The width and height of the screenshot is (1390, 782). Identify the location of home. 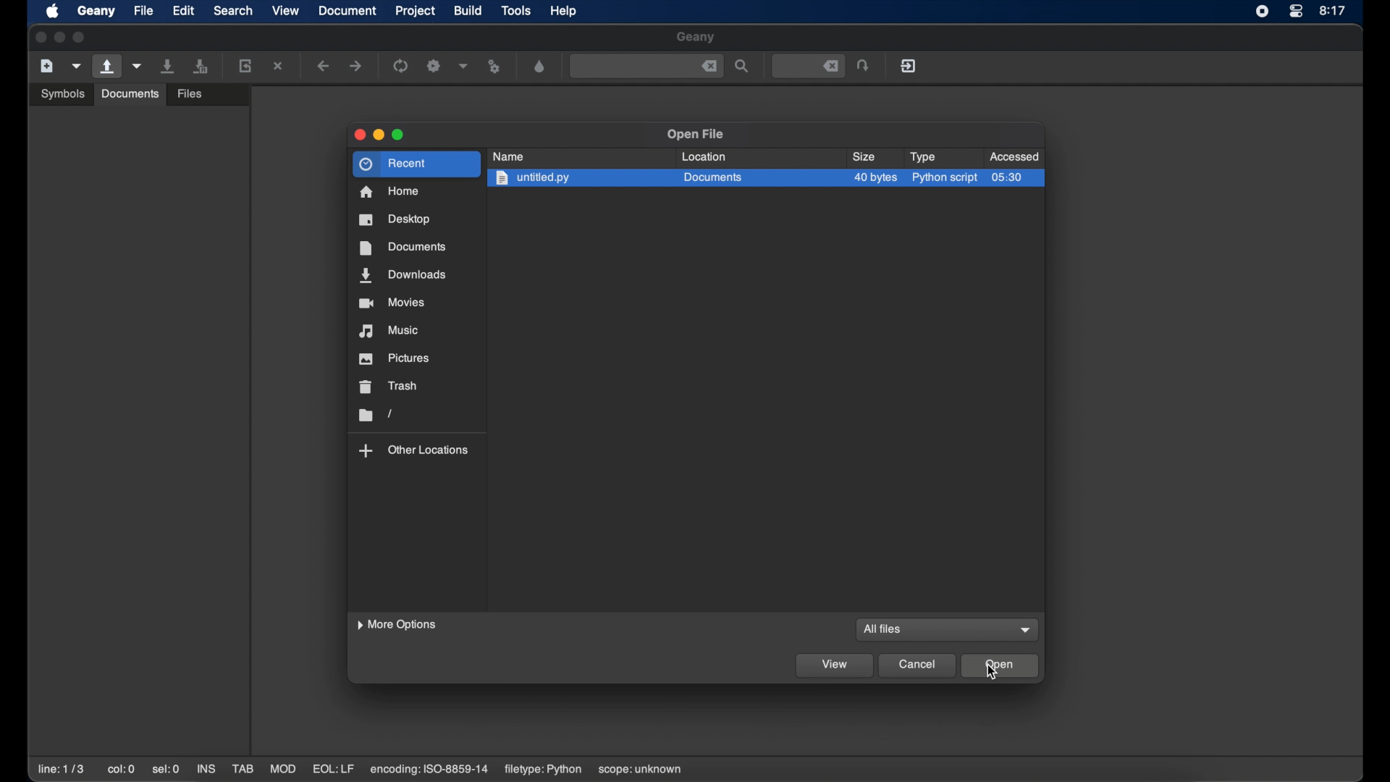
(389, 191).